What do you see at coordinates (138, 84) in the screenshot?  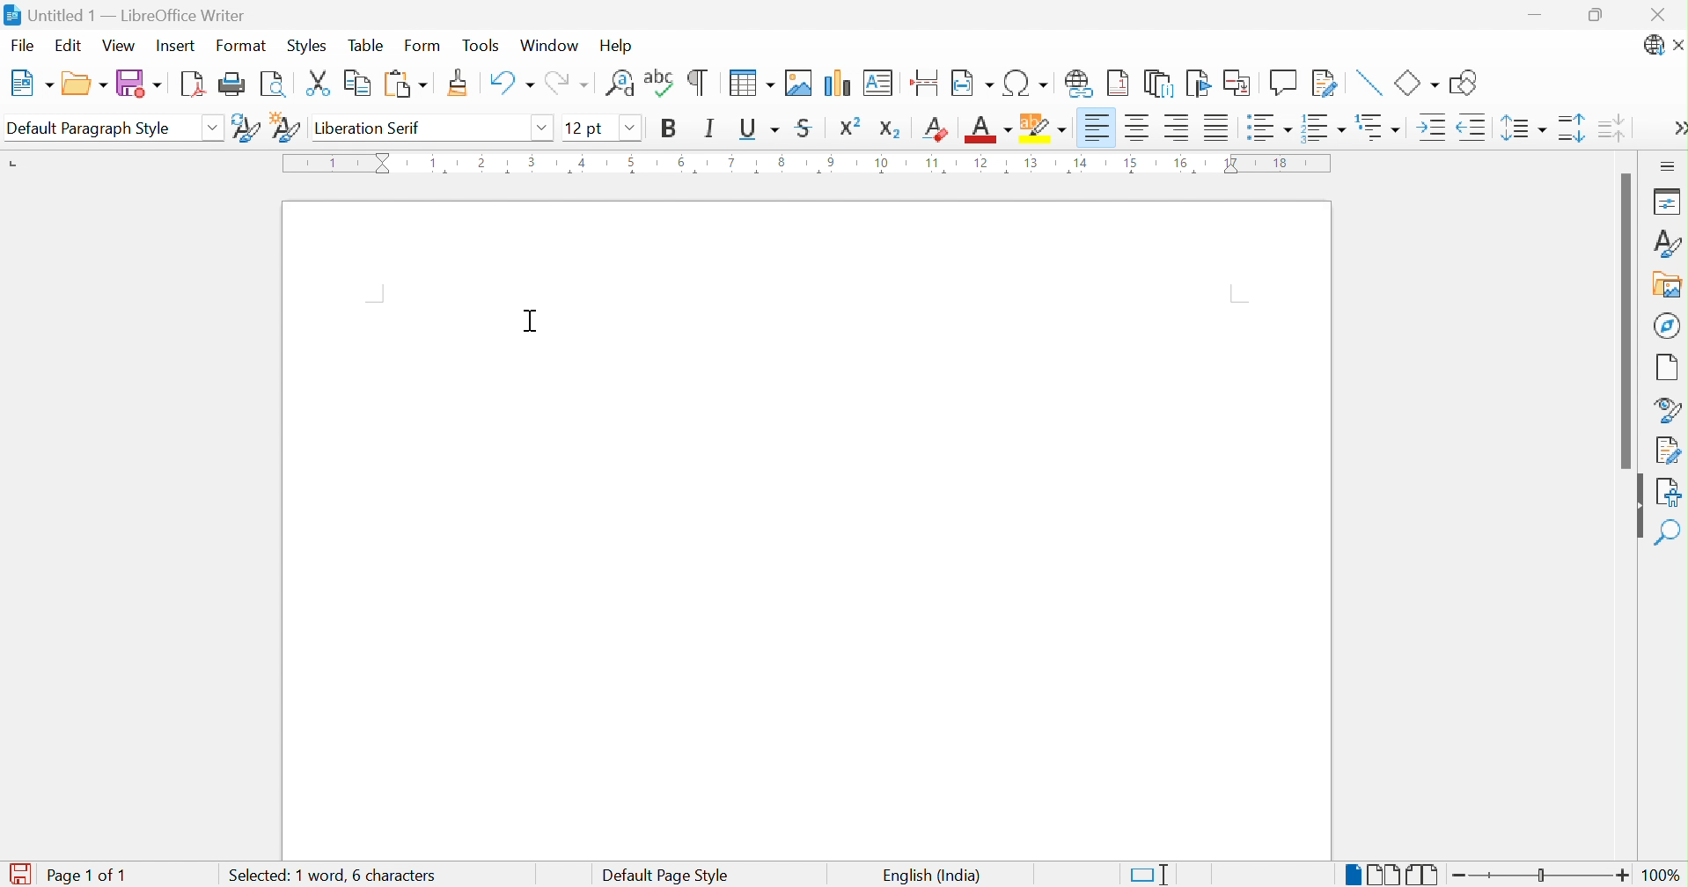 I see `Save` at bounding box center [138, 84].